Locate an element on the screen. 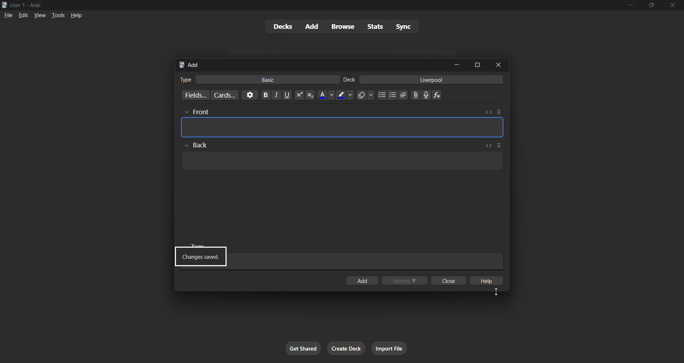 The height and width of the screenshot is (363, 684). stats is located at coordinates (373, 27).